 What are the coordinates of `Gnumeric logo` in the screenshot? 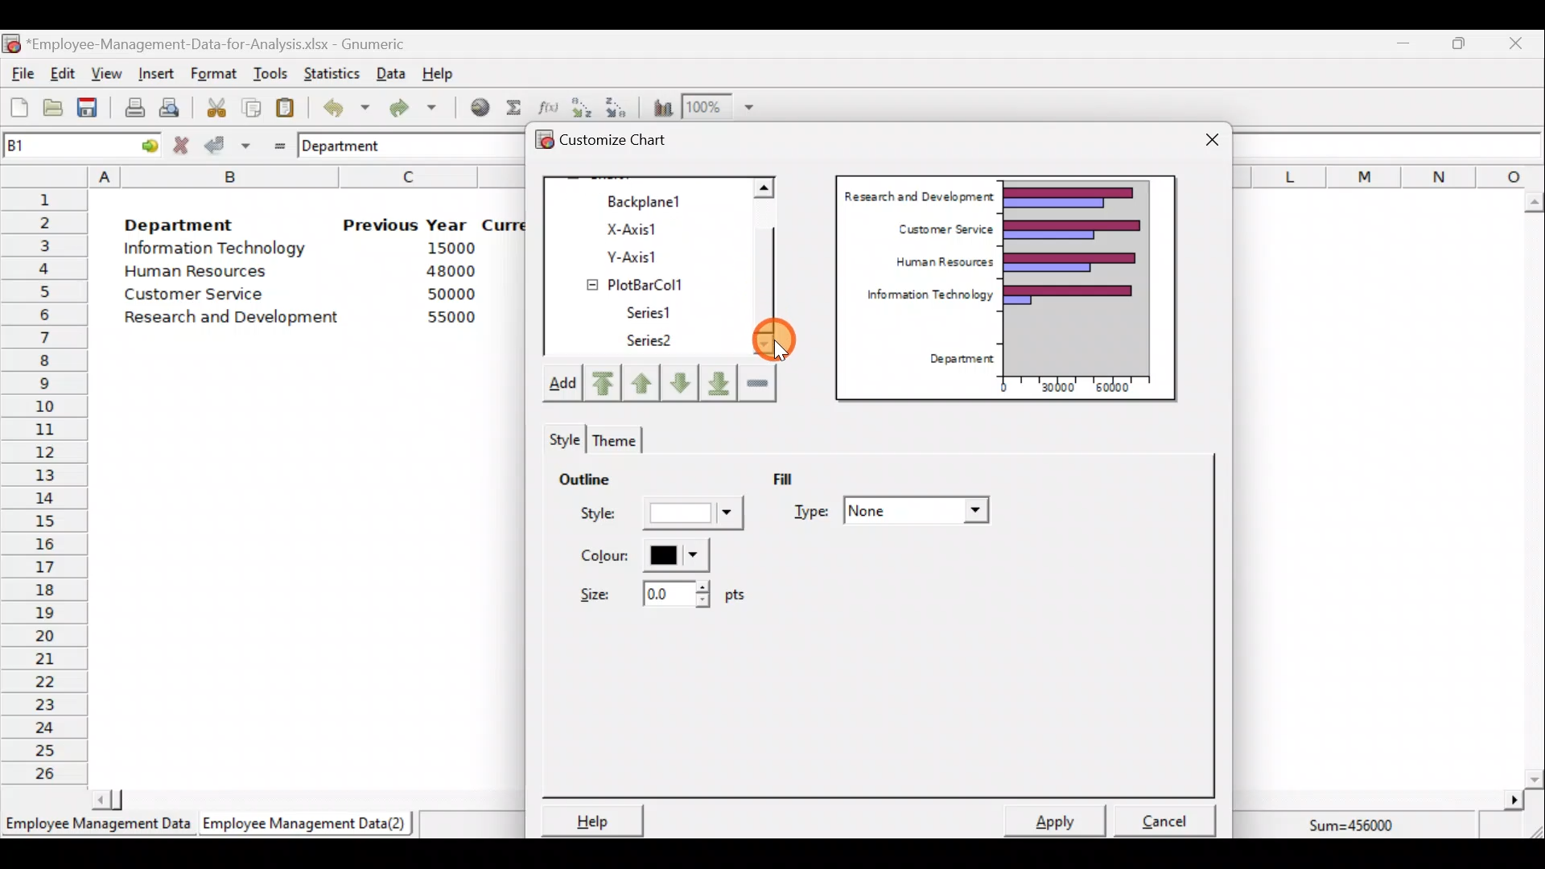 It's located at (11, 45).